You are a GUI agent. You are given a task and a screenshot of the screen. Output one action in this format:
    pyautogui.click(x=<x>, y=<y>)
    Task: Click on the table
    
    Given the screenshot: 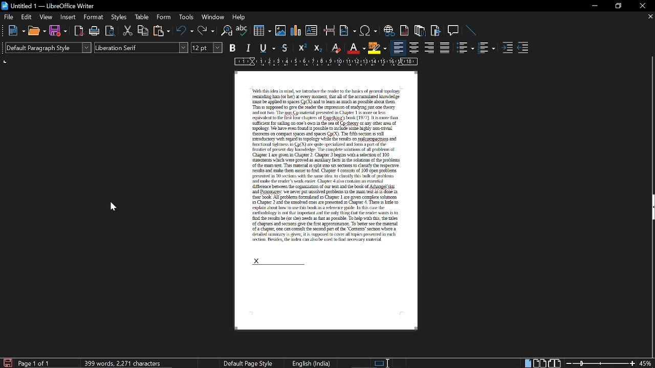 What is the action you would take?
    pyautogui.click(x=142, y=18)
    